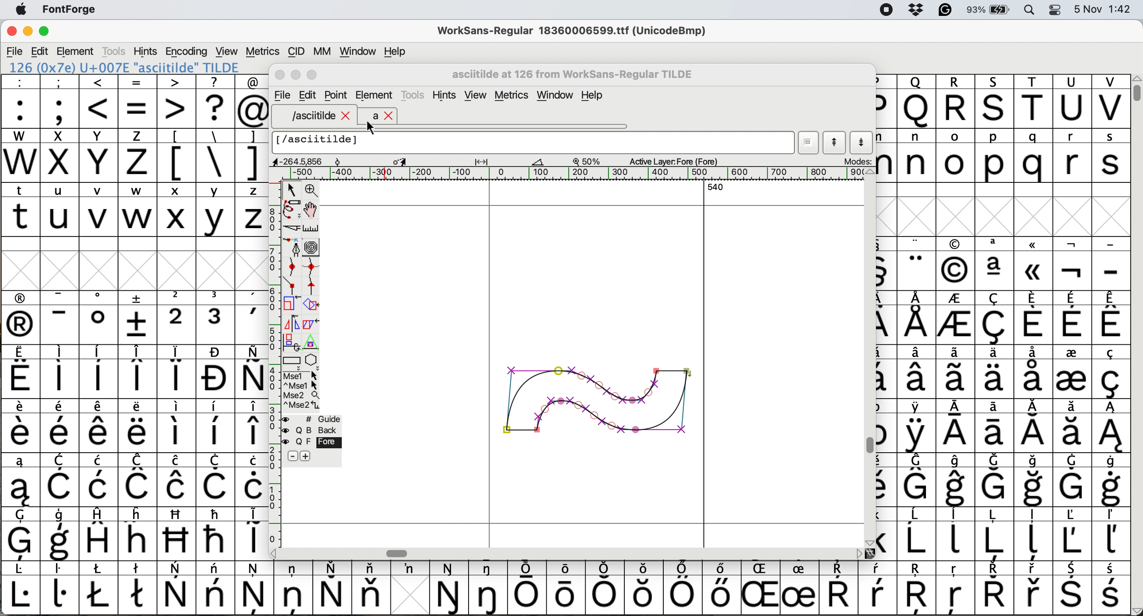  Describe the element at coordinates (918, 589) in the screenshot. I see `` at that location.